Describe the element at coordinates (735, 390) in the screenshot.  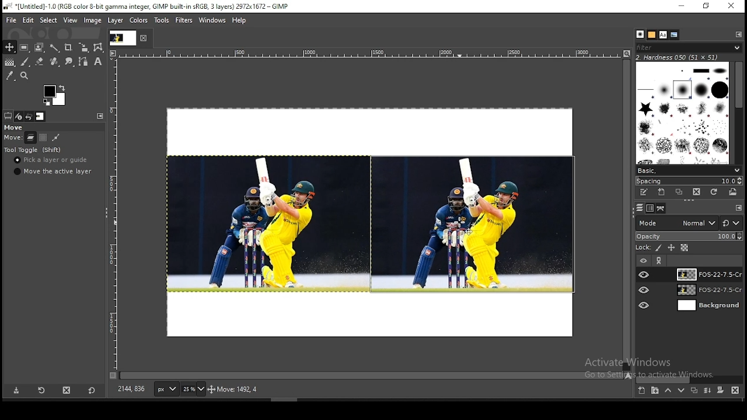
I see `delete layer` at that location.